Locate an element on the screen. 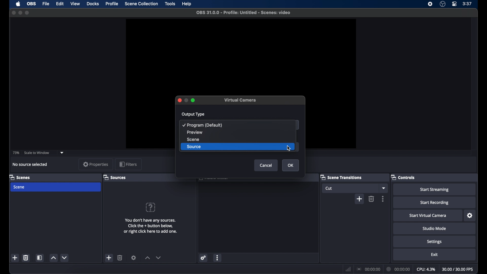 The width and height of the screenshot is (487, 274). scenes is located at coordinates (20, 177).